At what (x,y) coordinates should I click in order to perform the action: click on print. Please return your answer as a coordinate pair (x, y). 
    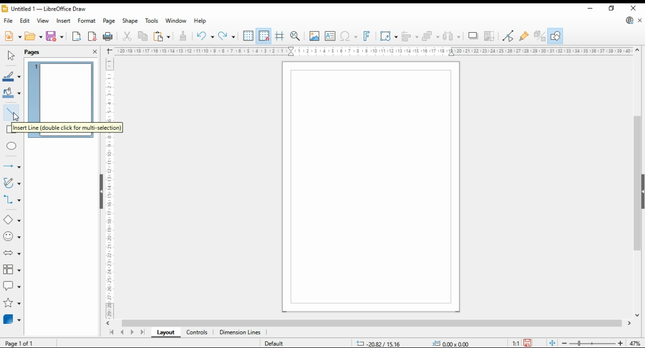
    Looking at the image, I should click on (108, 37).